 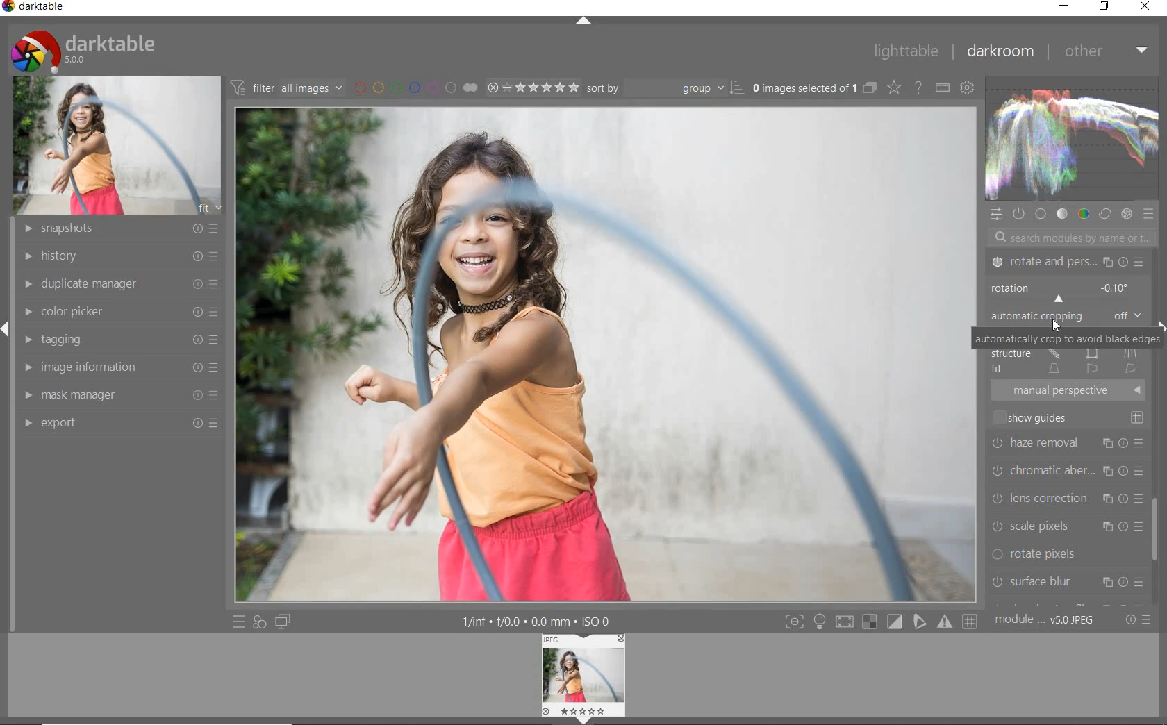 I want to click on display a second darkroom image window, so click(x=282, y=622).